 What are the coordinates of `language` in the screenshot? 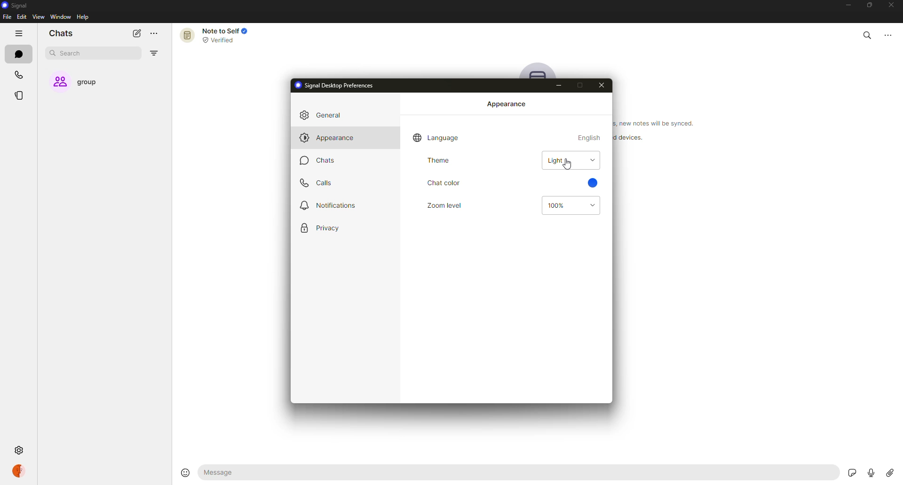 It's located at (437, 137).